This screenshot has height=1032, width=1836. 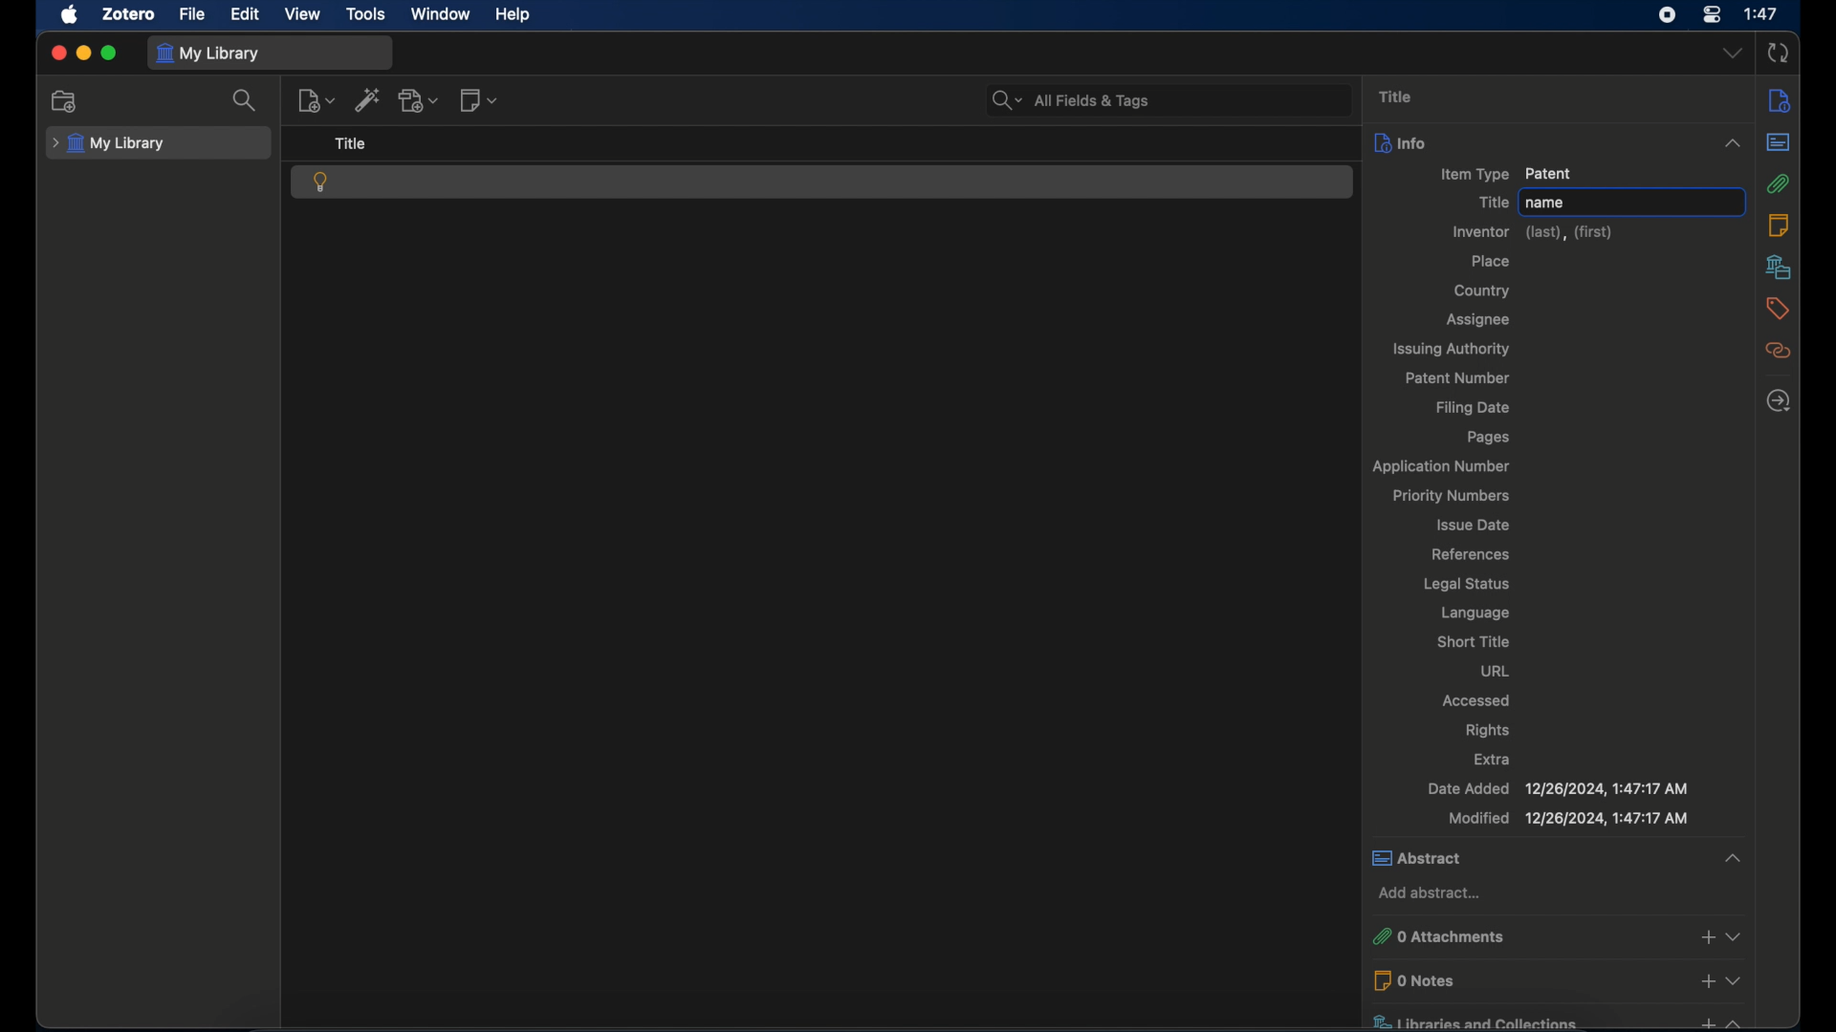 I want to click on pages, so click(x=1490, y=438).